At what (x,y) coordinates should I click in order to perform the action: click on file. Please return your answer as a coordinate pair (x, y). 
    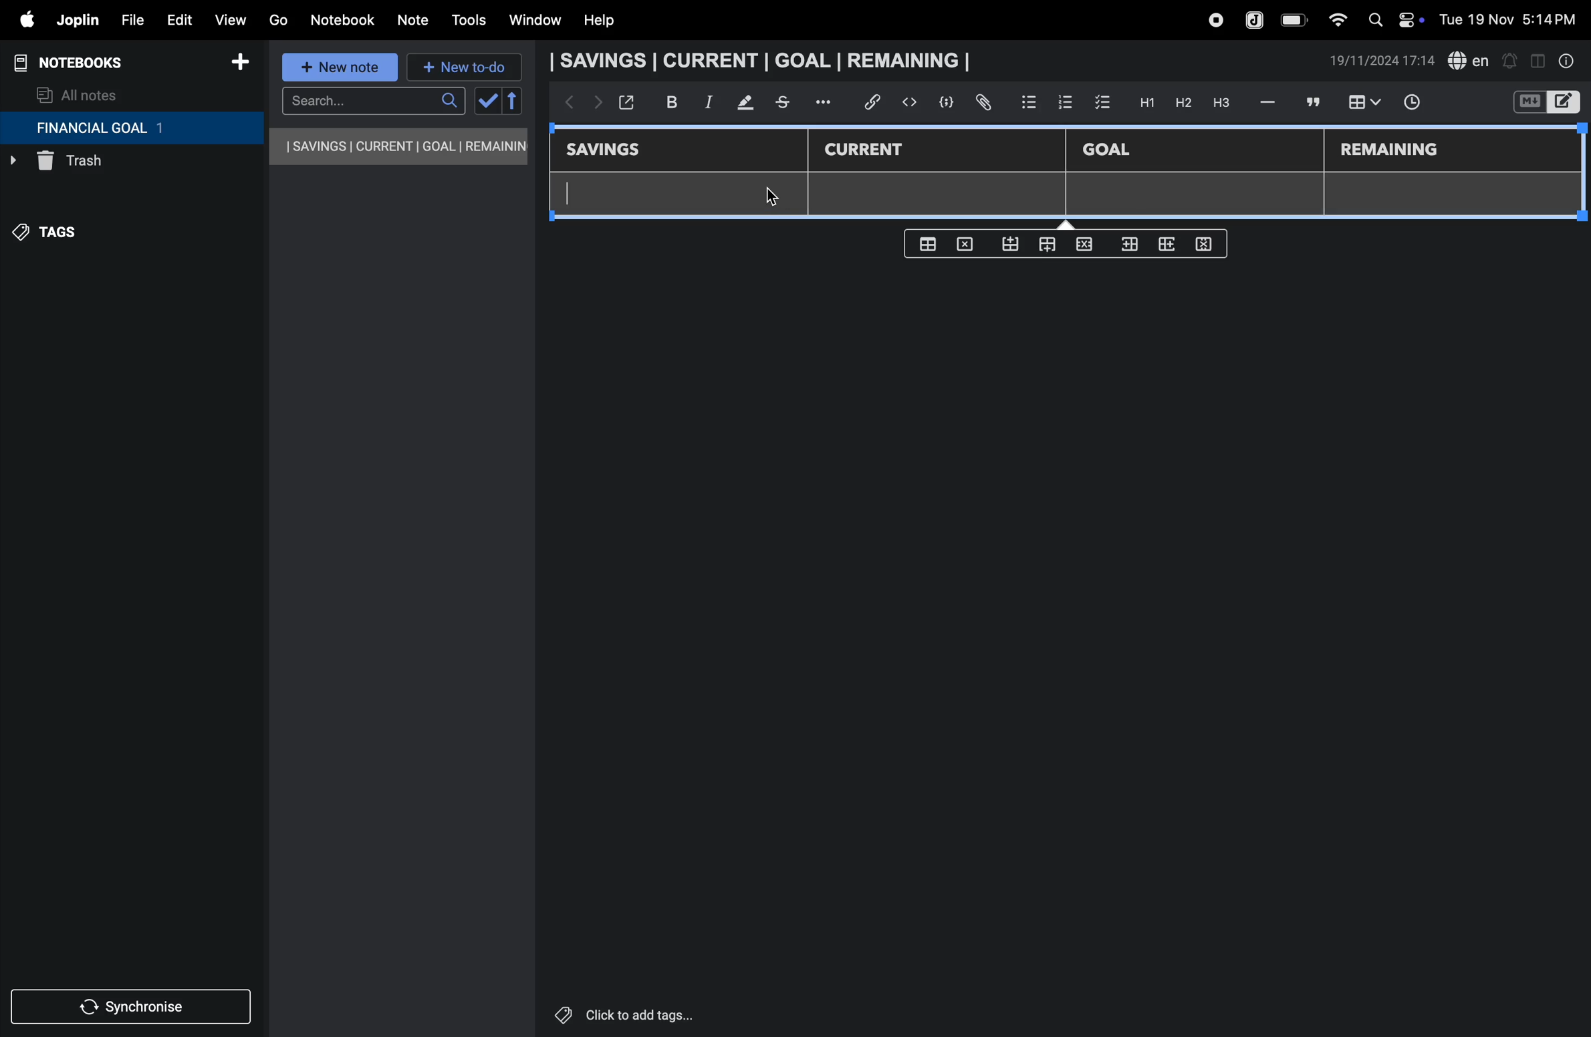
    Looking at the image, I should click on (128, 18).